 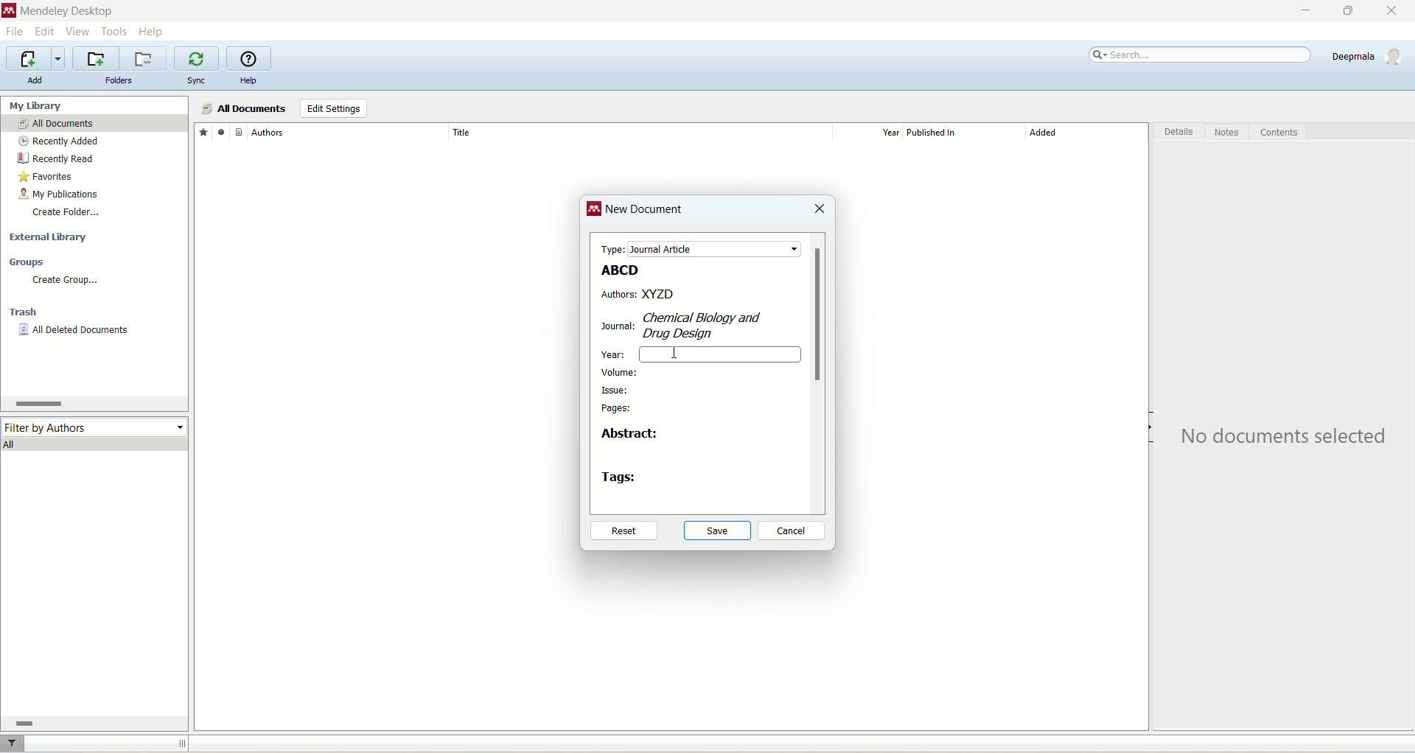 What do you see at coordinates (819, 210) in the screenshot?
I see `close` at bounding box center [819, 210].